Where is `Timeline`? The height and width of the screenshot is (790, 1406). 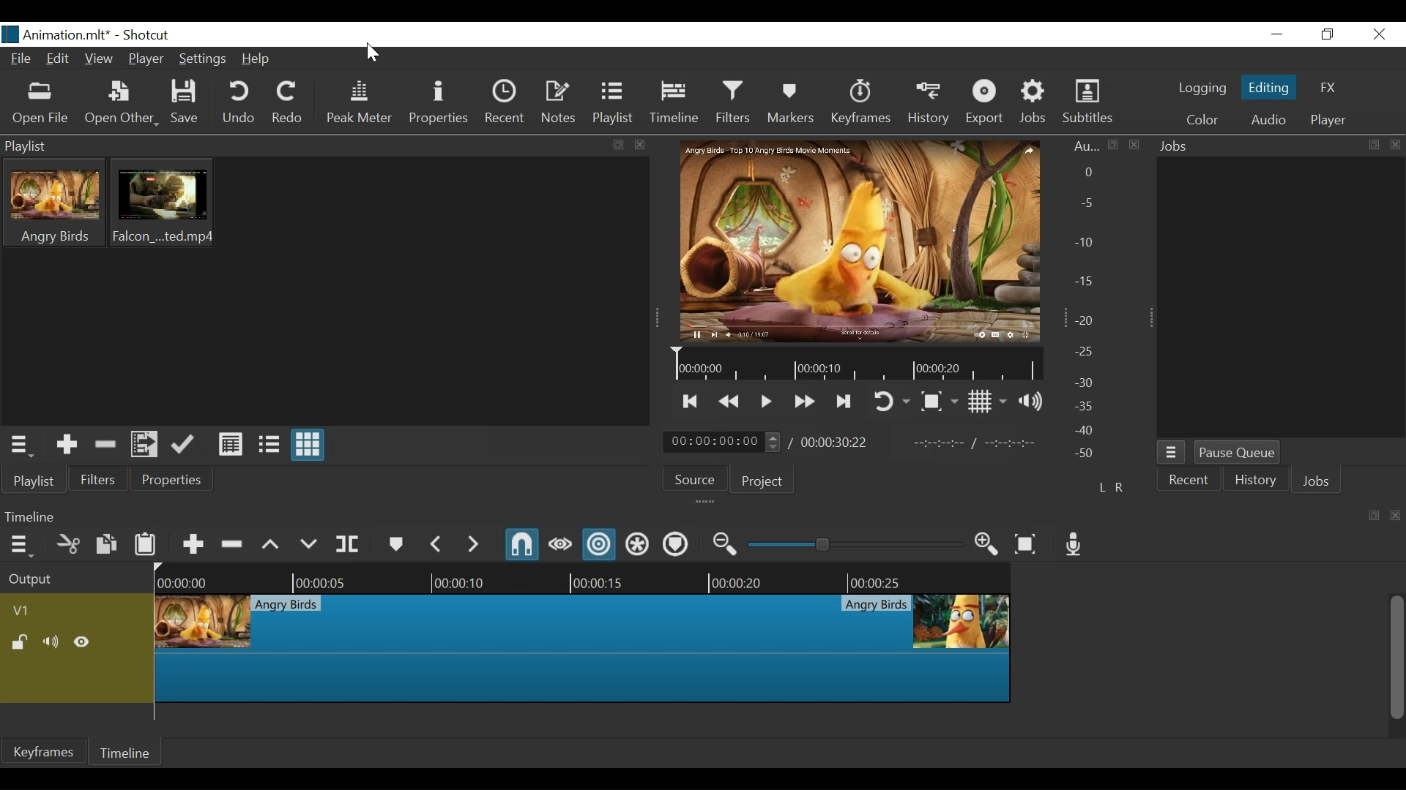 Timeline is located at coordinates (855, 364).